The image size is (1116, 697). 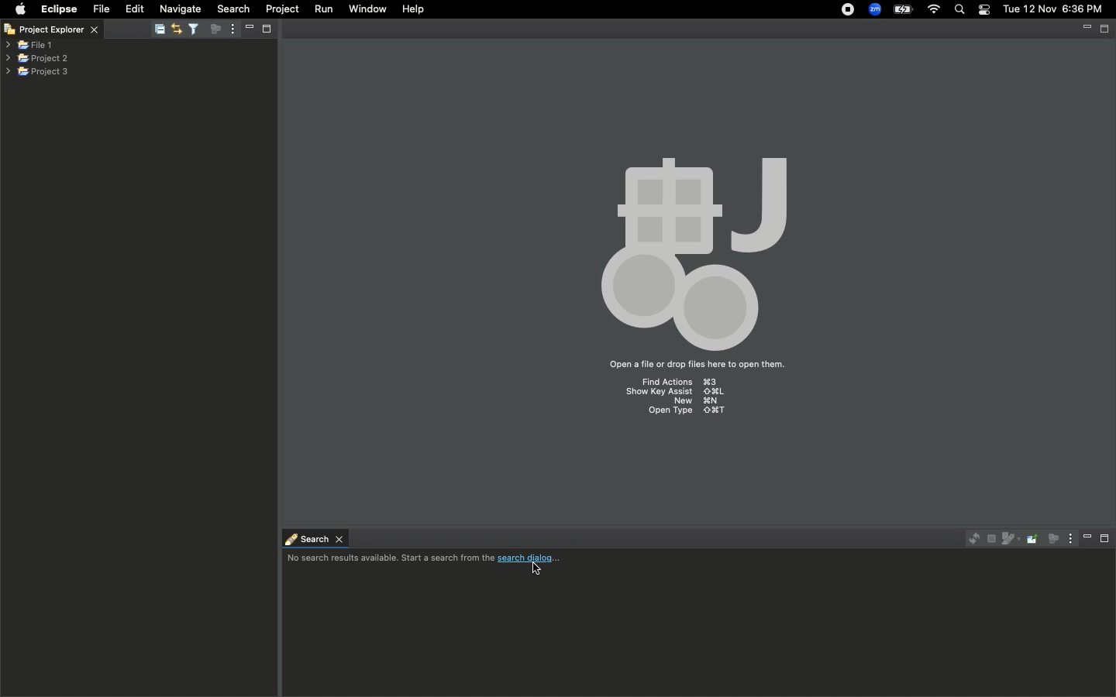 What do you see at coordinates (934, 10) in the screenshot?
I see `Internet` at bounding box center [934, 10].